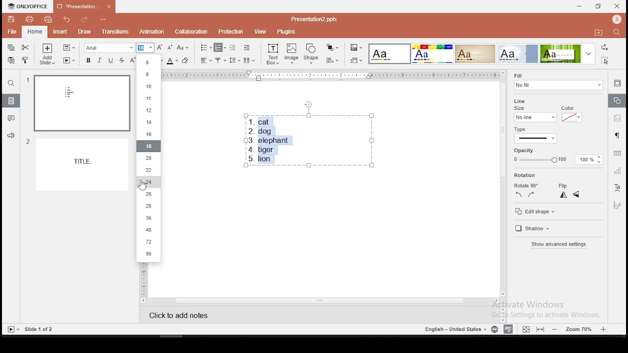 The height and width of the screenshot is (353, 628). I want to click on paste, so click(11, 60).